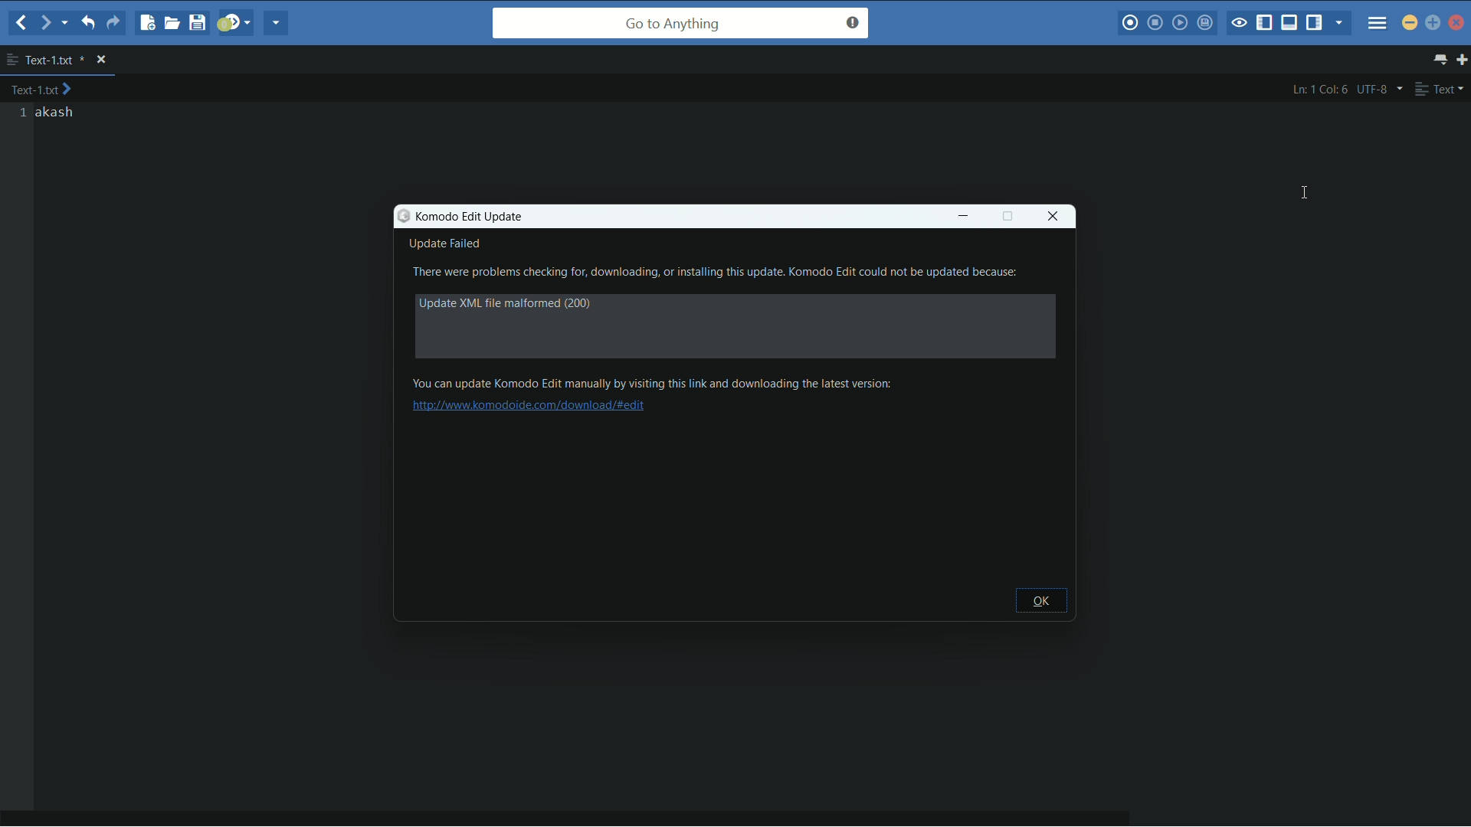  I want to click on minimize, so click(1410, 23).